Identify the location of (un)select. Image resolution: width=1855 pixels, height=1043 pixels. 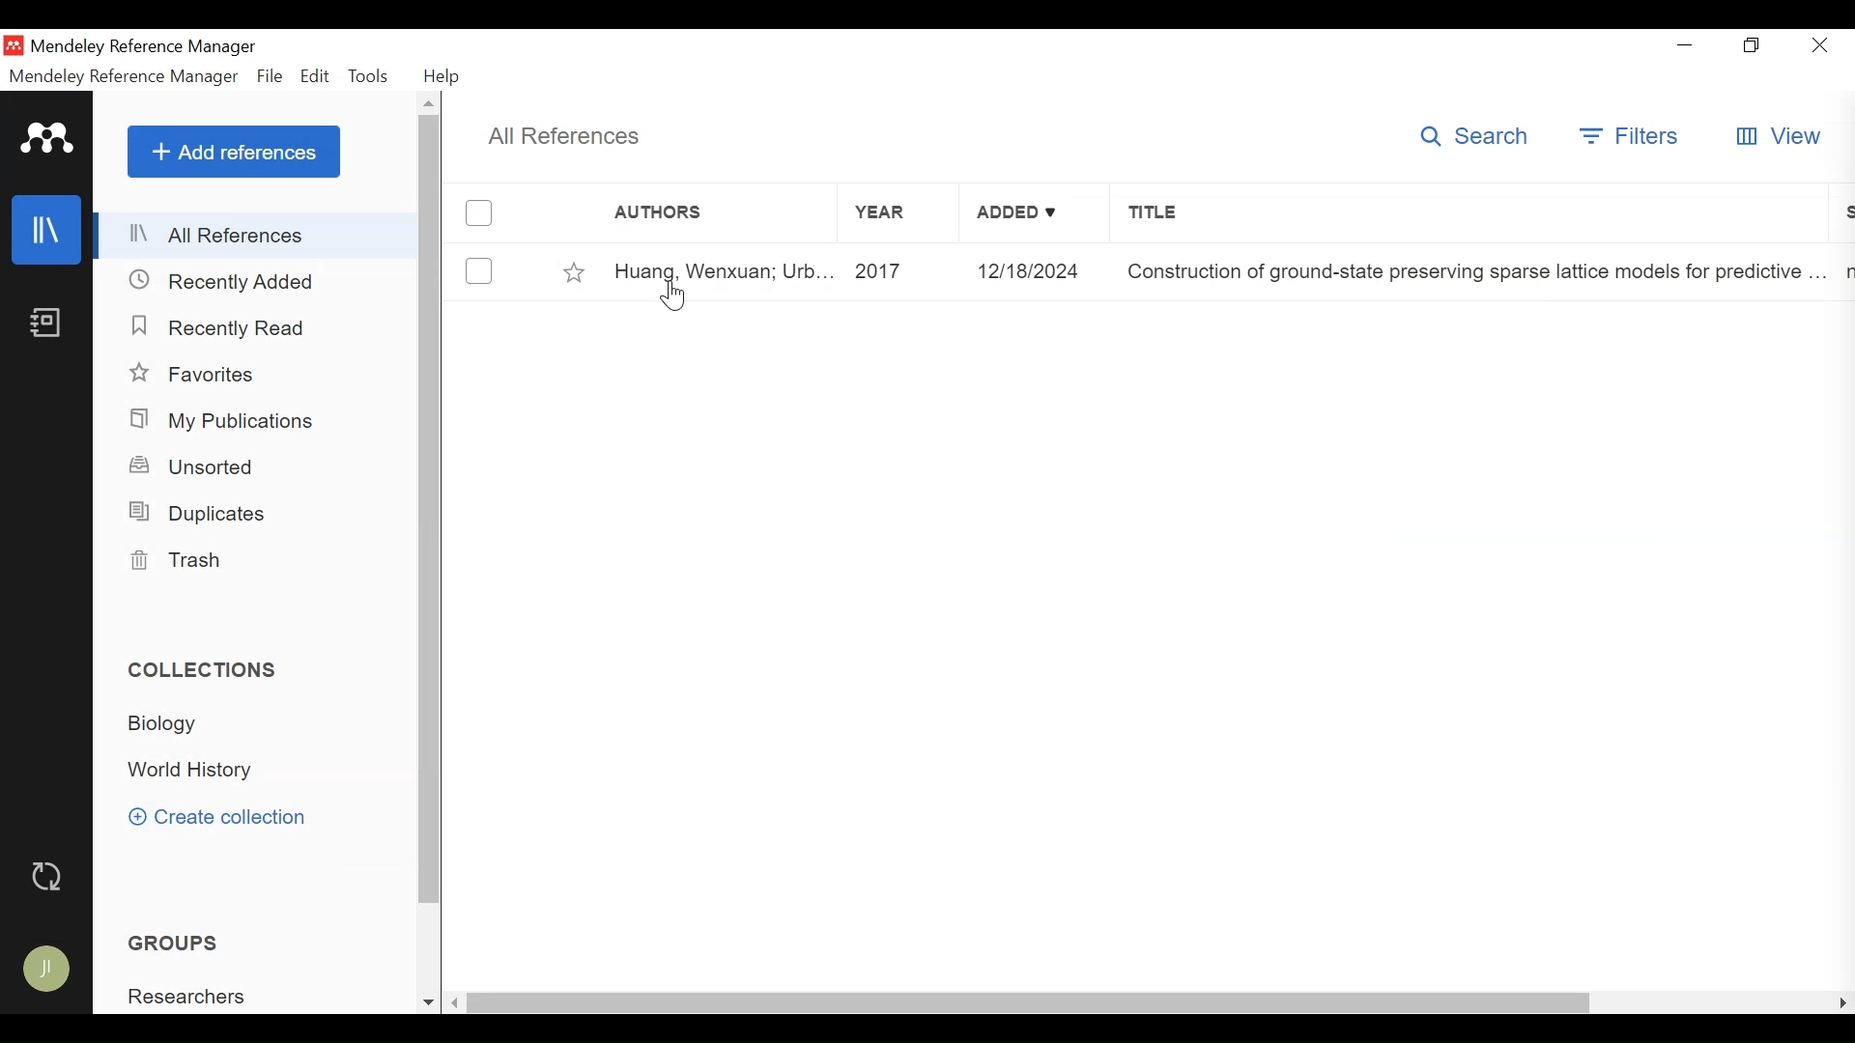
(477, 271).